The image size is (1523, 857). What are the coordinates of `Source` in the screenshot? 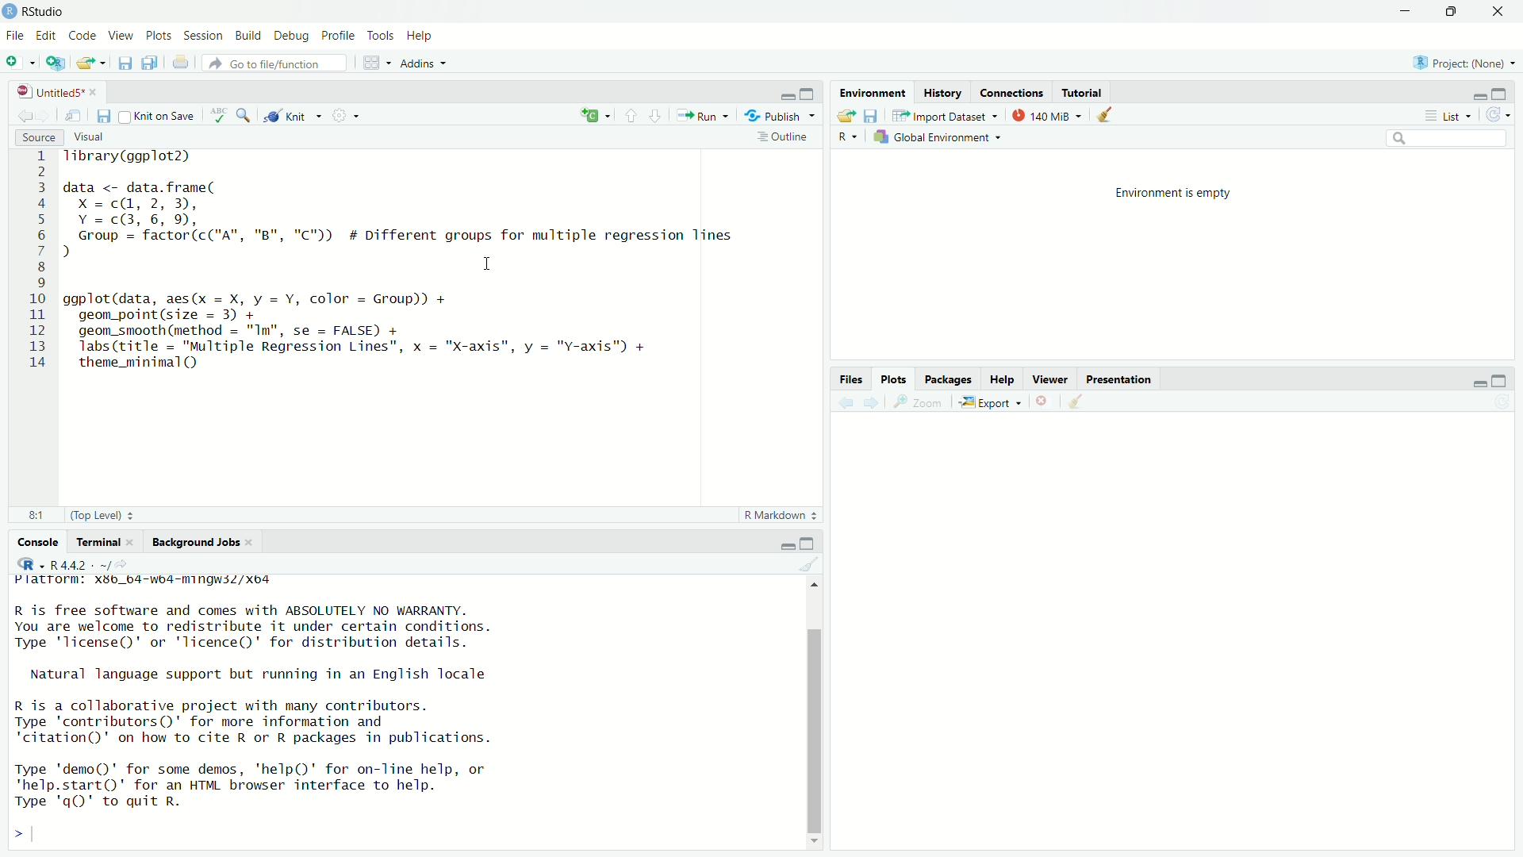 It's located at (37, 138).